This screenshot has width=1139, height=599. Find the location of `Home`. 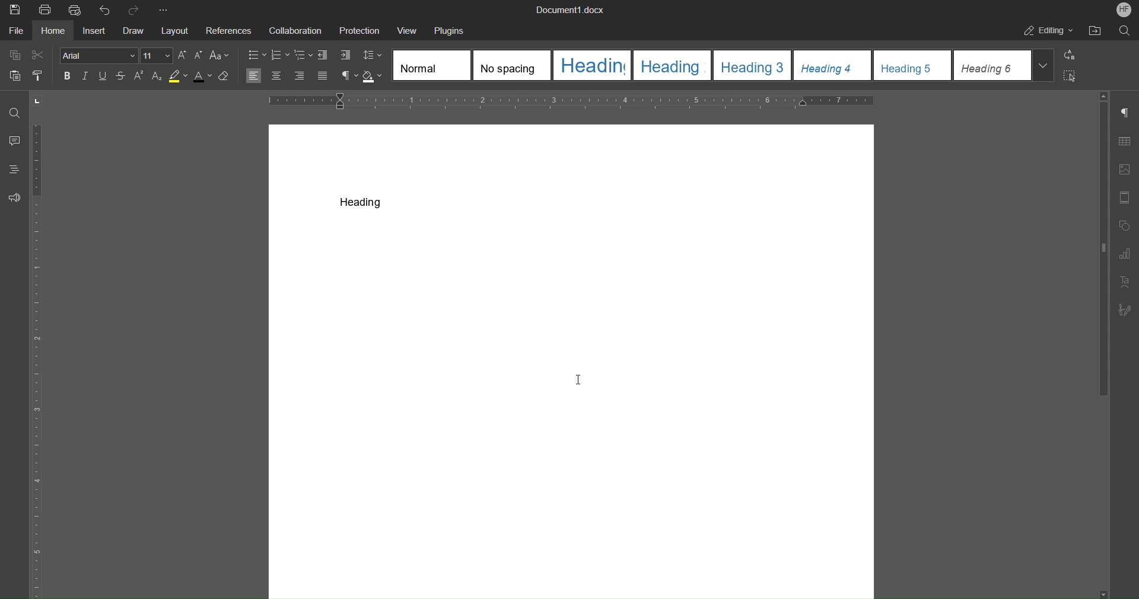

Home is located at coordinates (55, 33).